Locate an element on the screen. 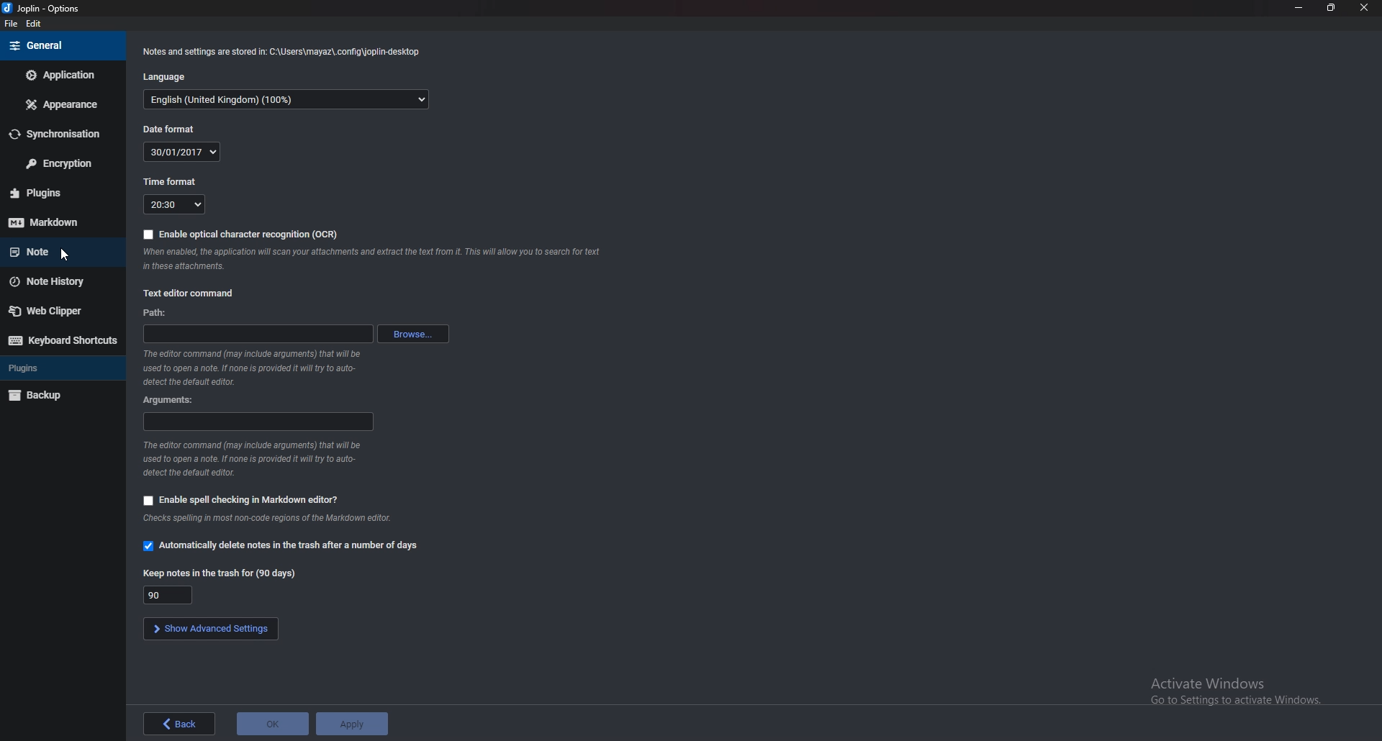 The width and height of the screenshot is (1382, 741). info is located at coordinates (287, 50).